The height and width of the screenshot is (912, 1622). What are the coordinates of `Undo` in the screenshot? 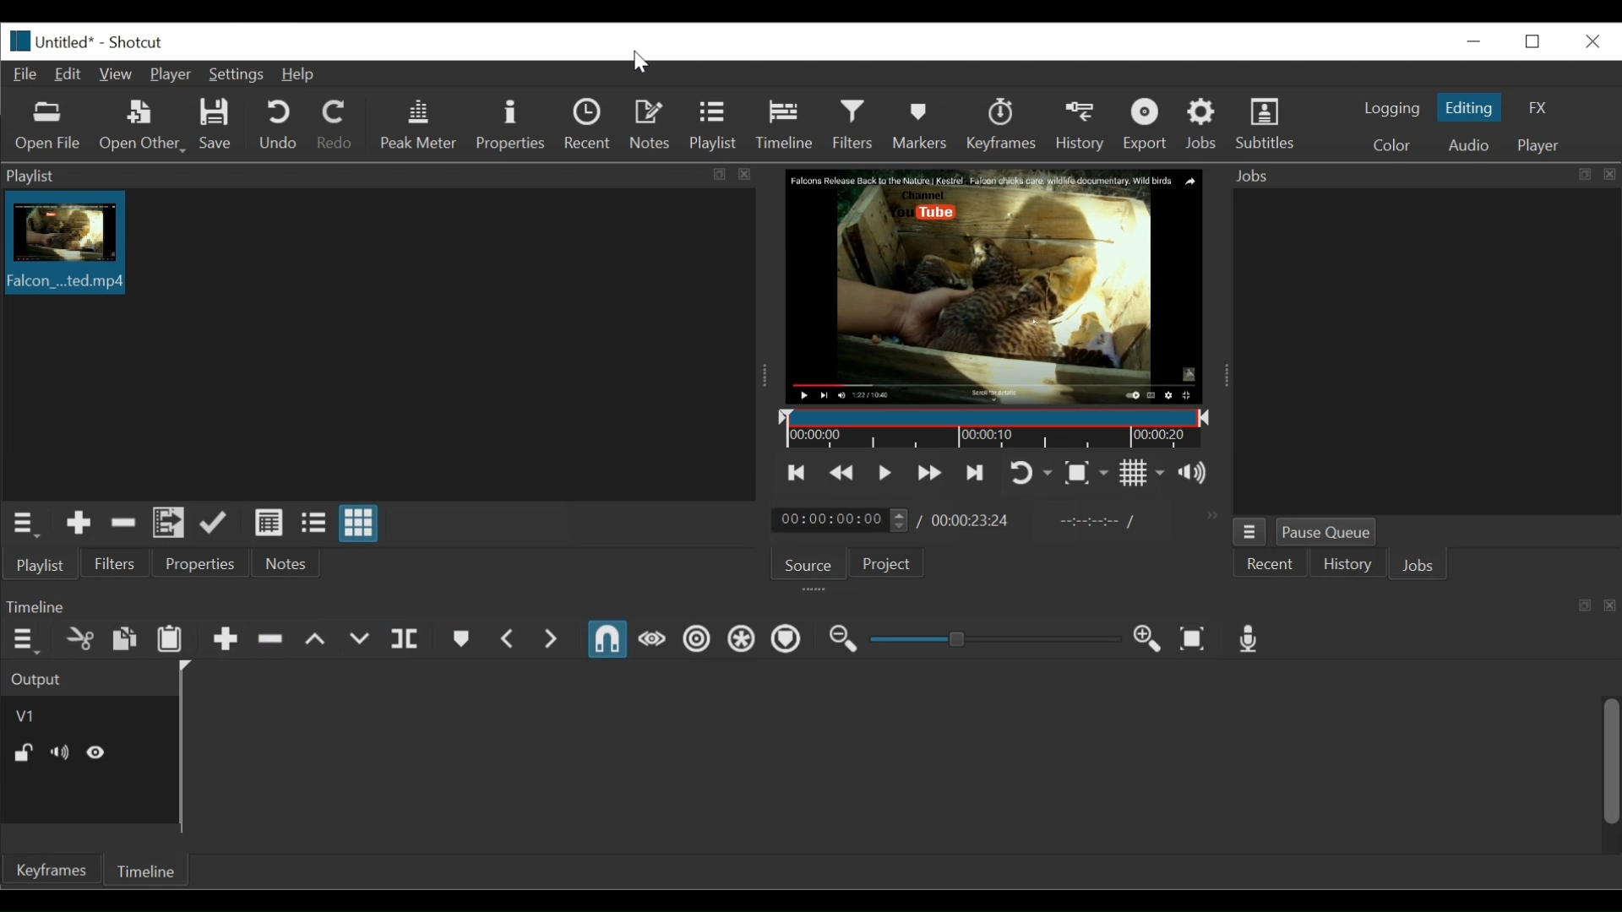 It's located at (281, 125).